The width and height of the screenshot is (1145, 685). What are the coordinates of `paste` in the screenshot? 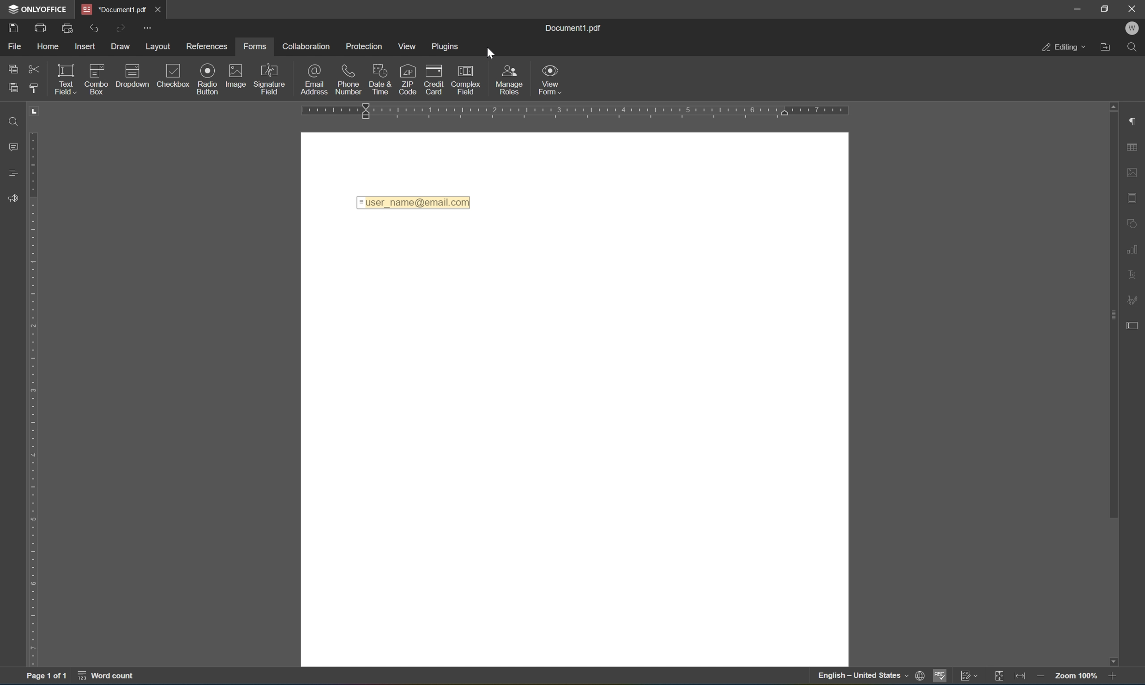 It's located at (12, 89).